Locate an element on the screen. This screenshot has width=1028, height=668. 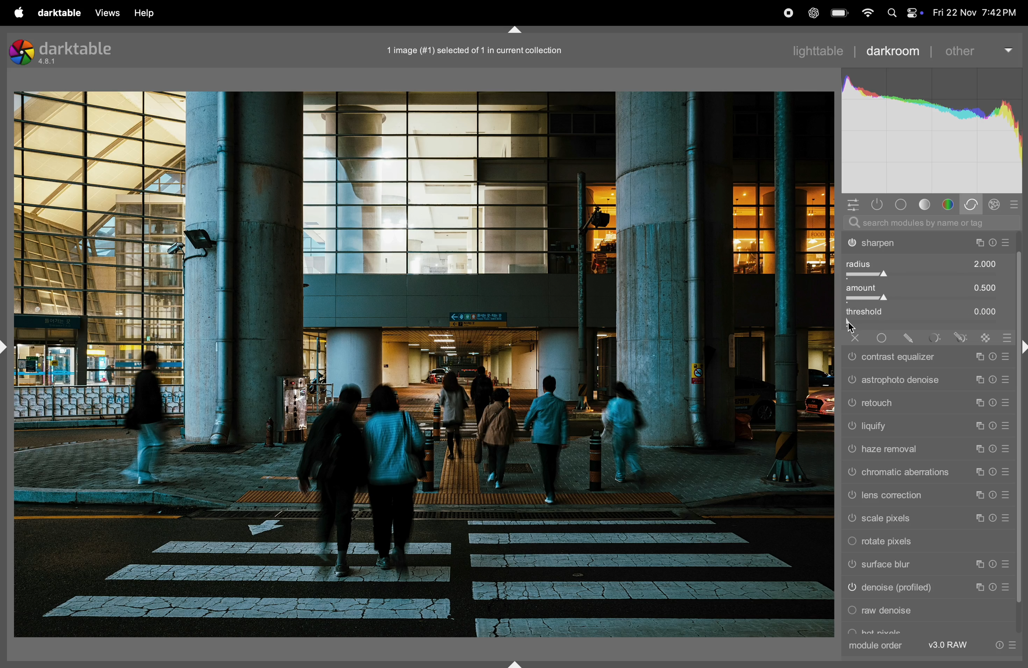
haze tool is located at coordinates (926, 450).